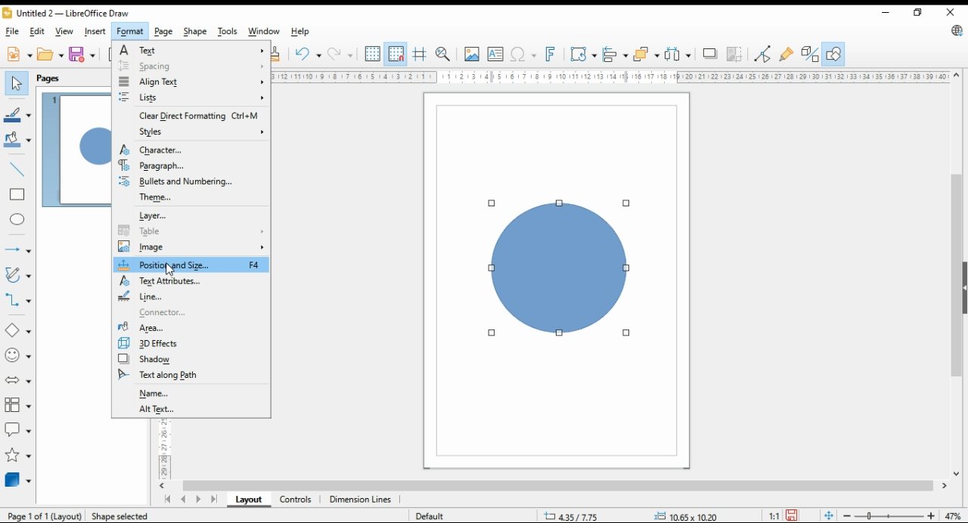  Describe the element at coordinates (574, 517) in the screenshot. I see `9.98/12.79` at that location.